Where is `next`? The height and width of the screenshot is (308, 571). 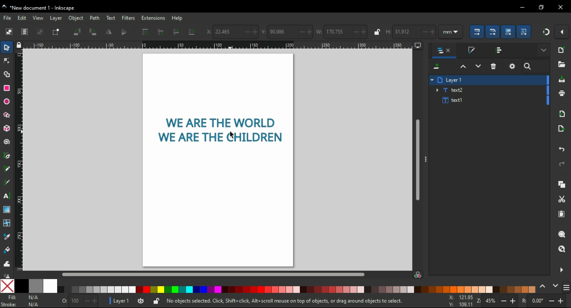
next is located at coordinates (555, 288).